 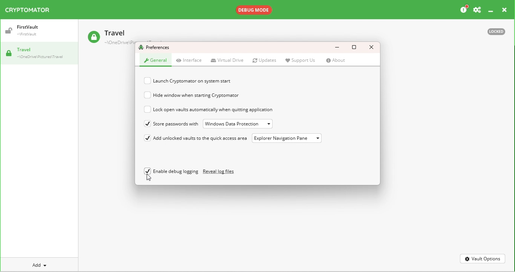 I want to click on reveal log files, so click(x=222, y=172).